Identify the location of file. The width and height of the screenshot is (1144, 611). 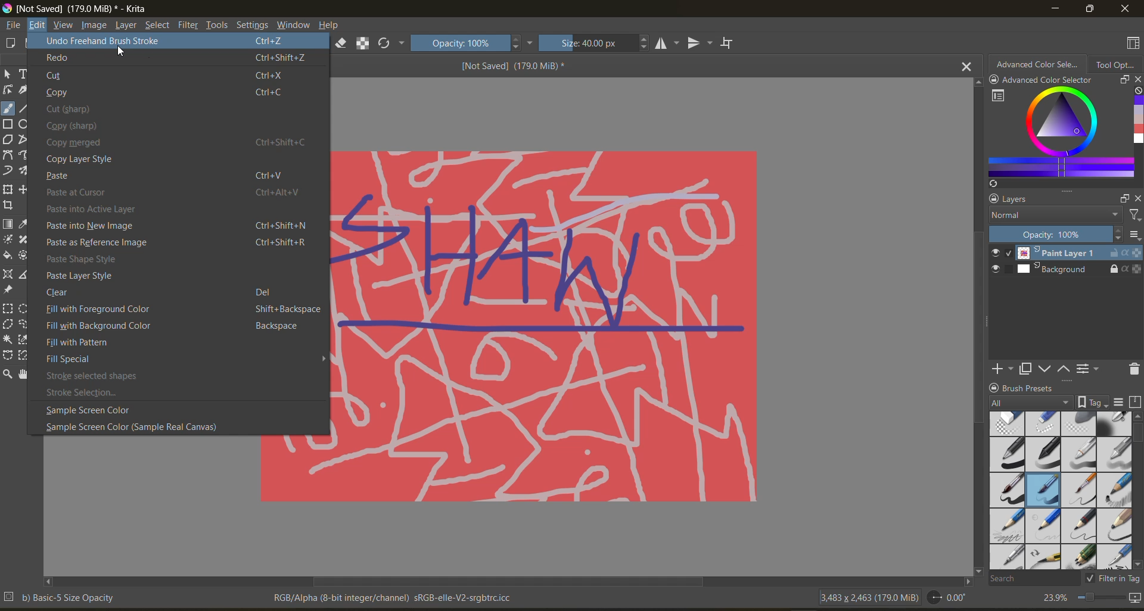
(13, 26).